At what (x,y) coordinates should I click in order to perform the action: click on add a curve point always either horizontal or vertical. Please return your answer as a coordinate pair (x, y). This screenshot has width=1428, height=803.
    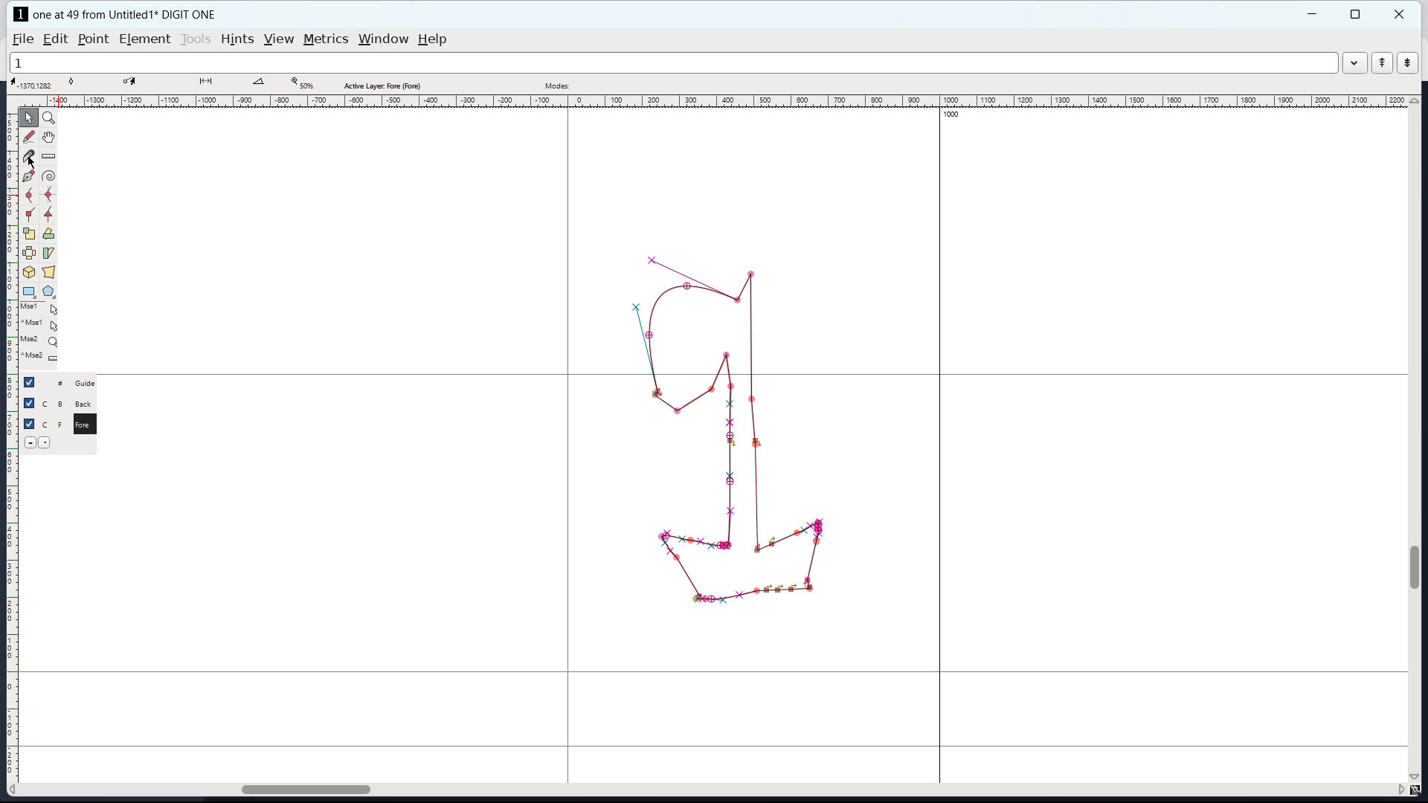
    Looking at the image, I should click on (48, 195).